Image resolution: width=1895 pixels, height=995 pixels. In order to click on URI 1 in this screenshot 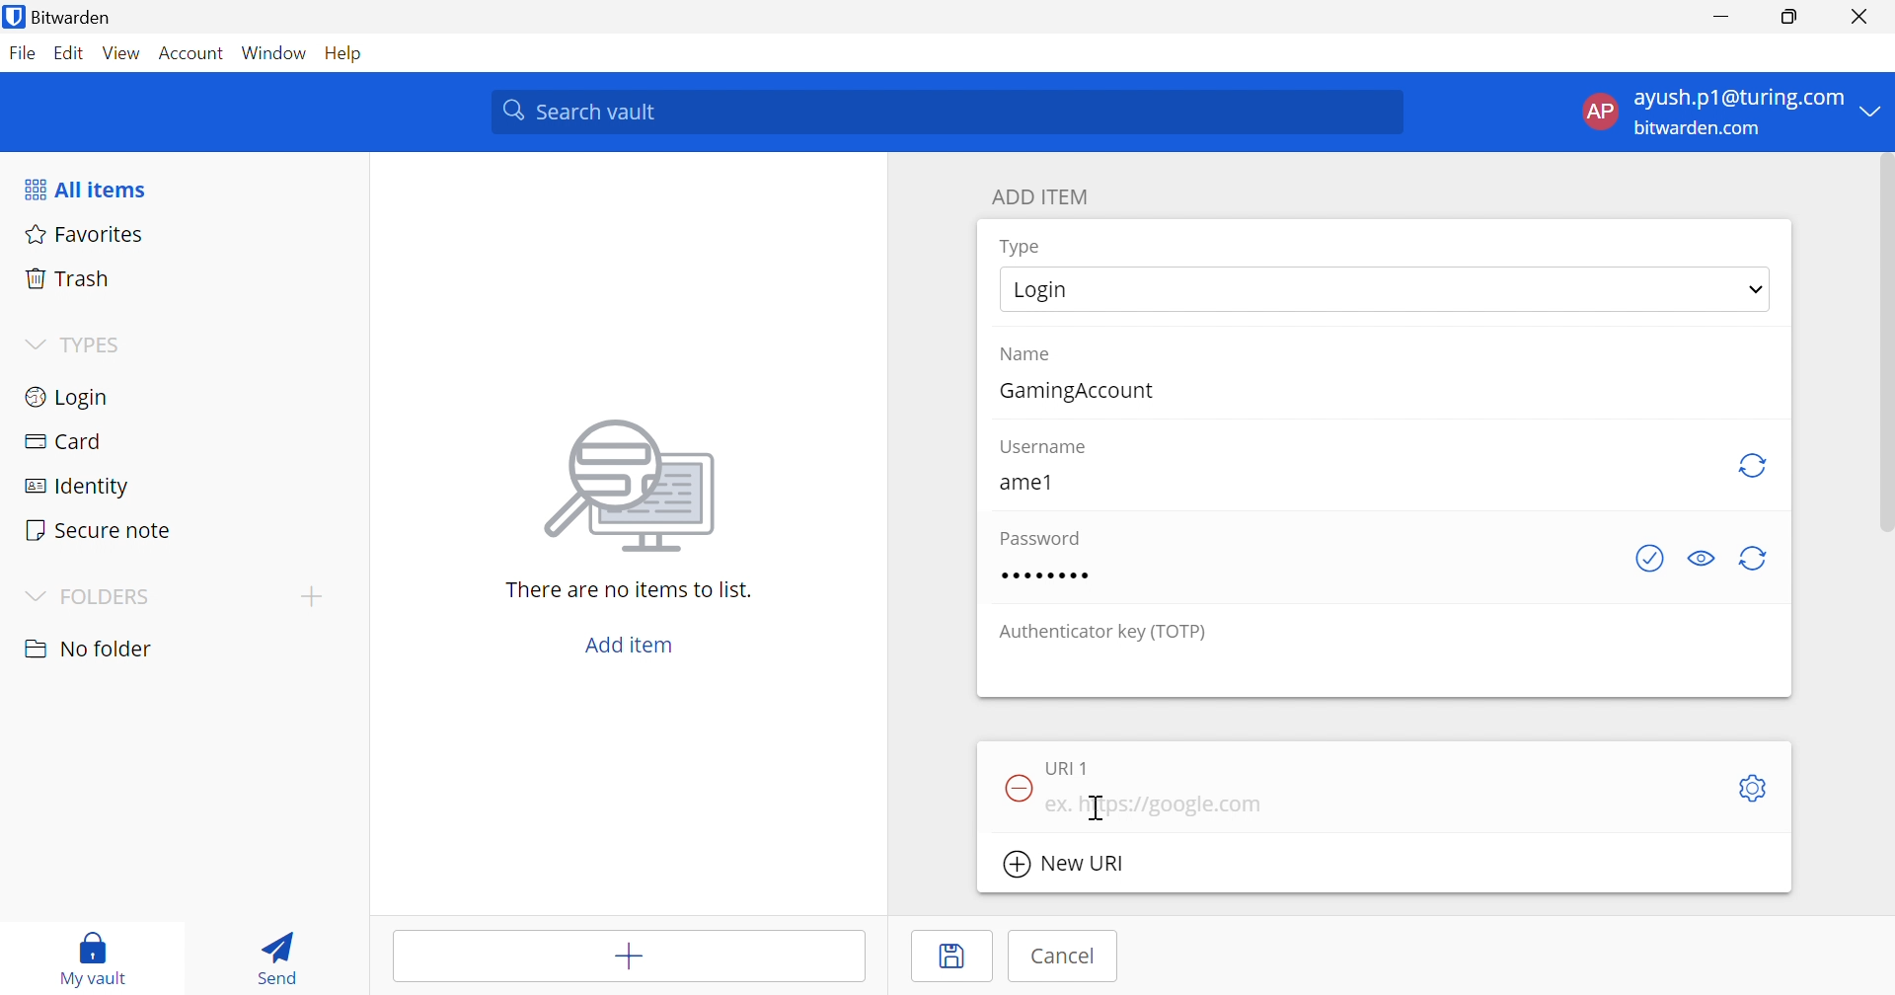, I will do `click(1075, 767)`.